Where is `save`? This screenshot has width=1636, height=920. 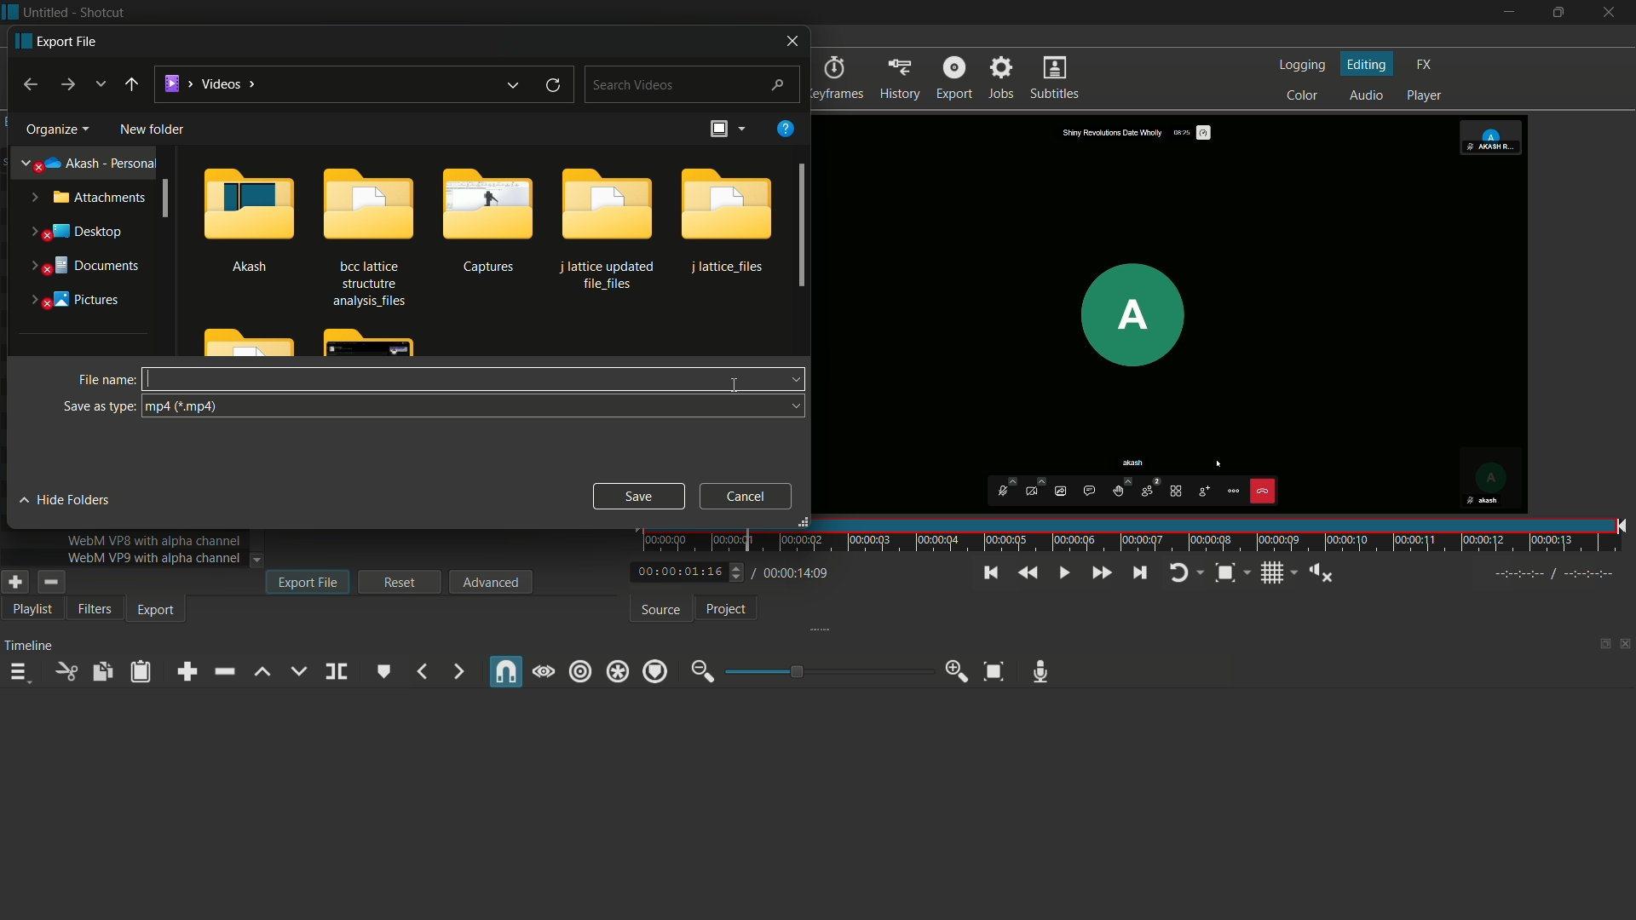
save is located at coordinates (637, 496).